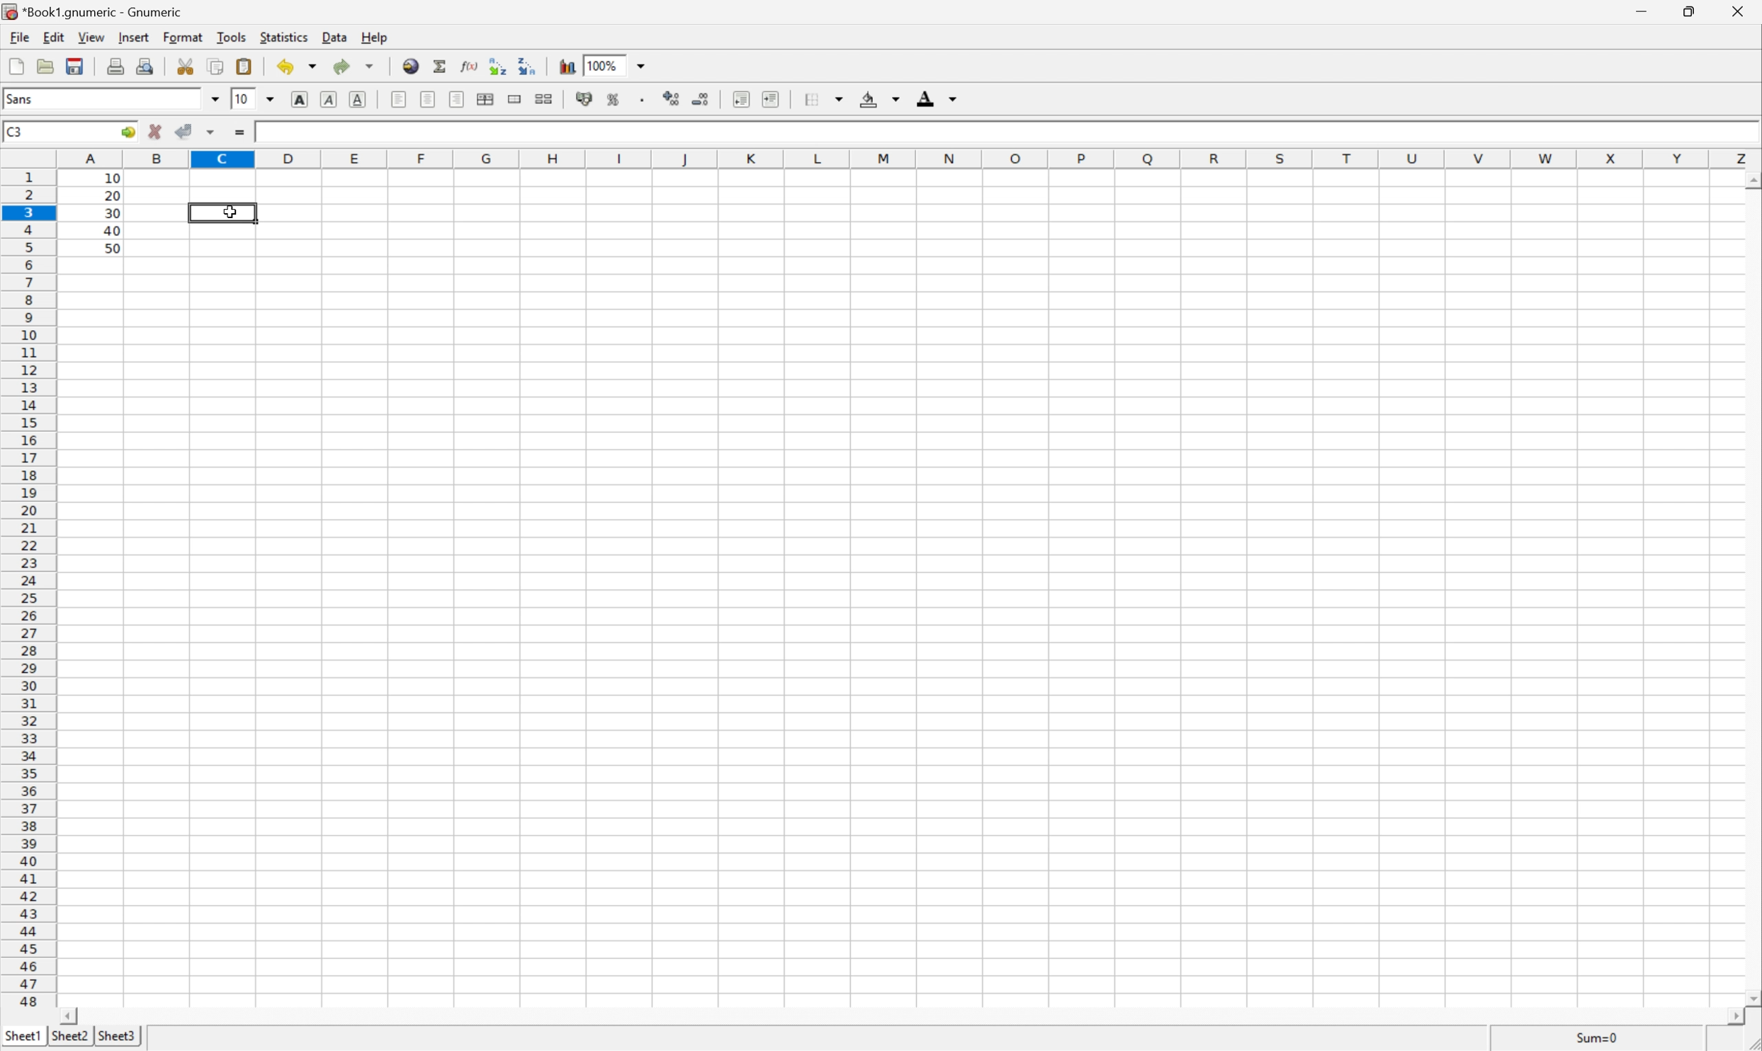 This screenshot has width=1762, height=1051. Describe the element at coordinates (341, 67) in the screenshot. I see `redo` at that location.